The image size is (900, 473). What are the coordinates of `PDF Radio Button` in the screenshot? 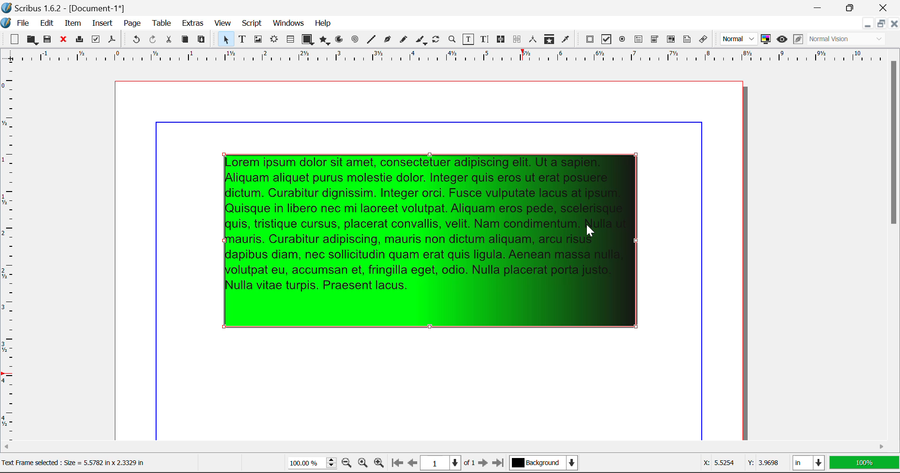 It's located at (622, 41).